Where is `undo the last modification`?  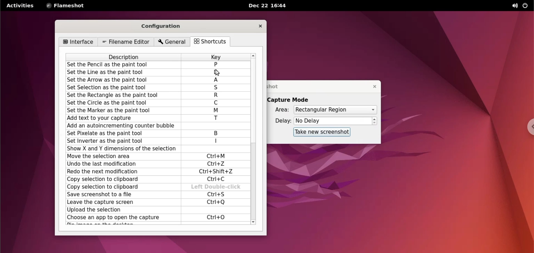 undo the last modification is located at coordinates (121, 164).